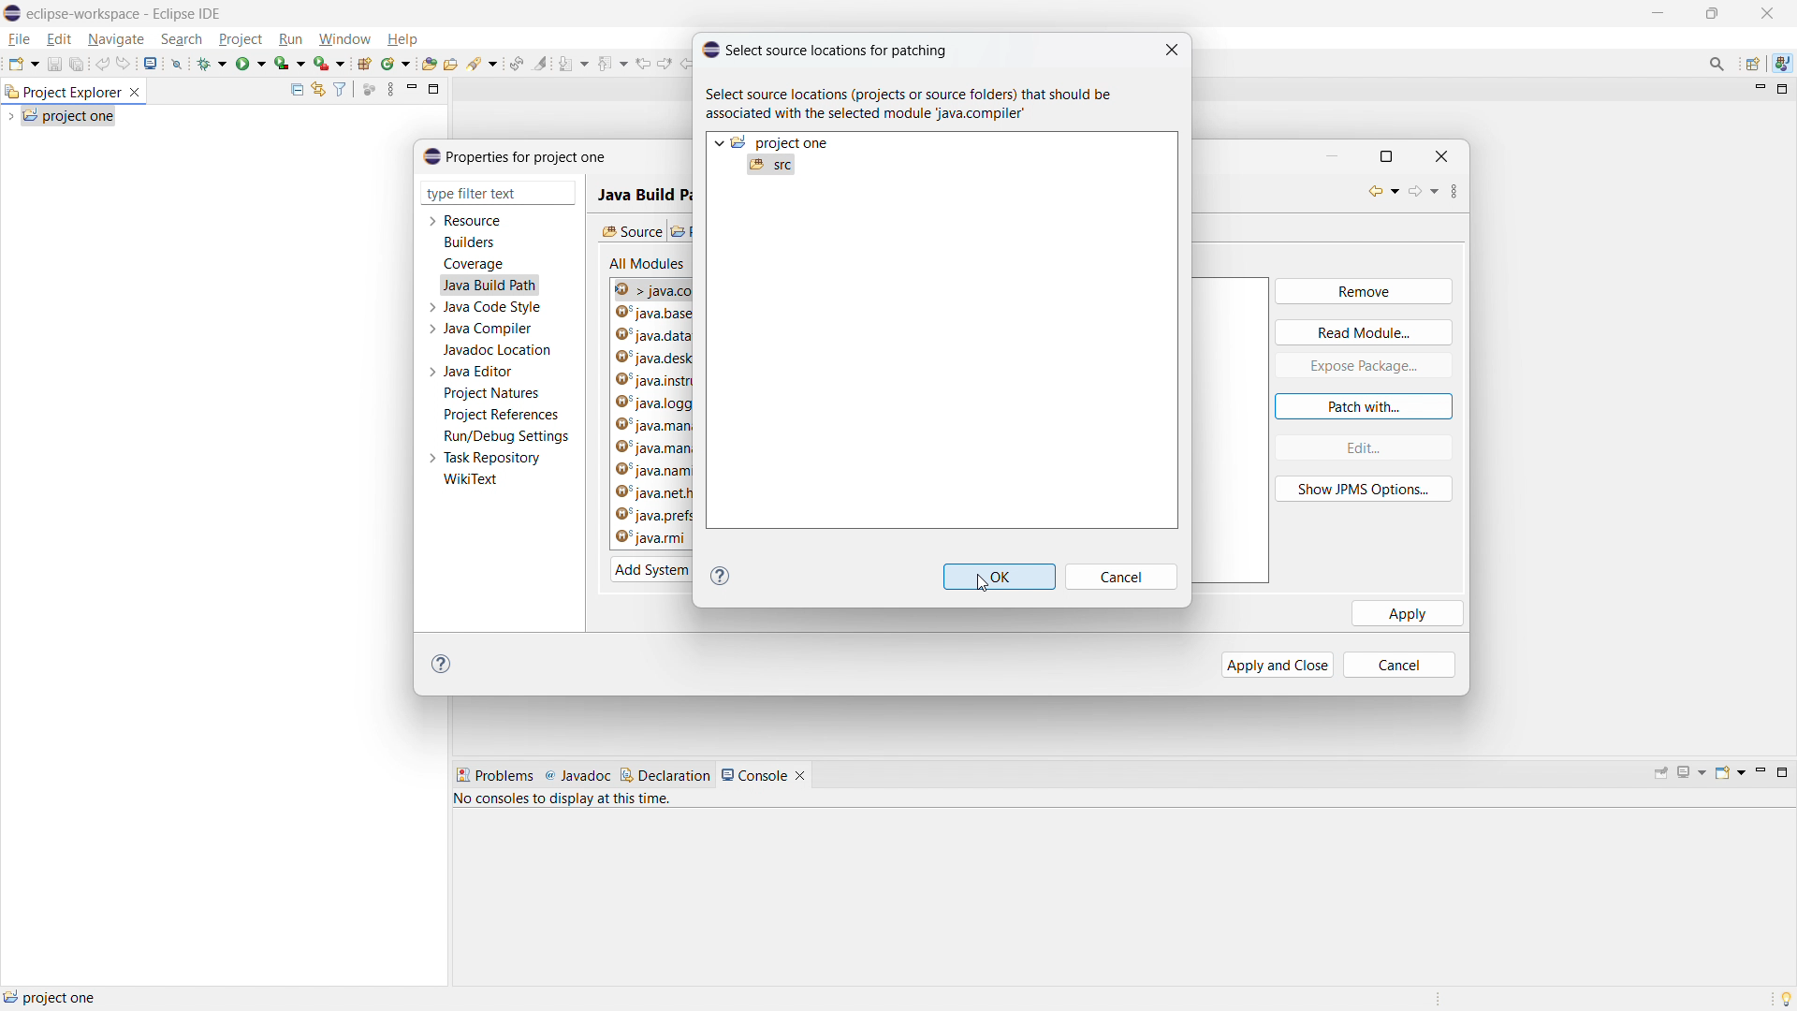 The image size is (1797, 1011). I want to click on expand project one, so click(718, 142).